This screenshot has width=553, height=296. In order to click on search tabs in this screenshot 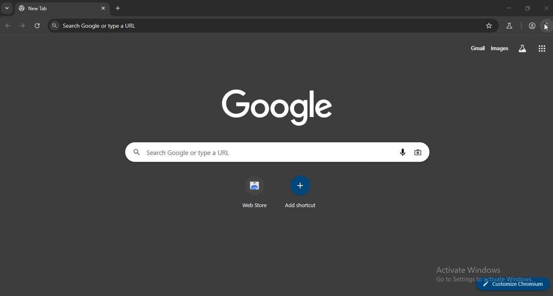, I will do `click(8, 9)`.